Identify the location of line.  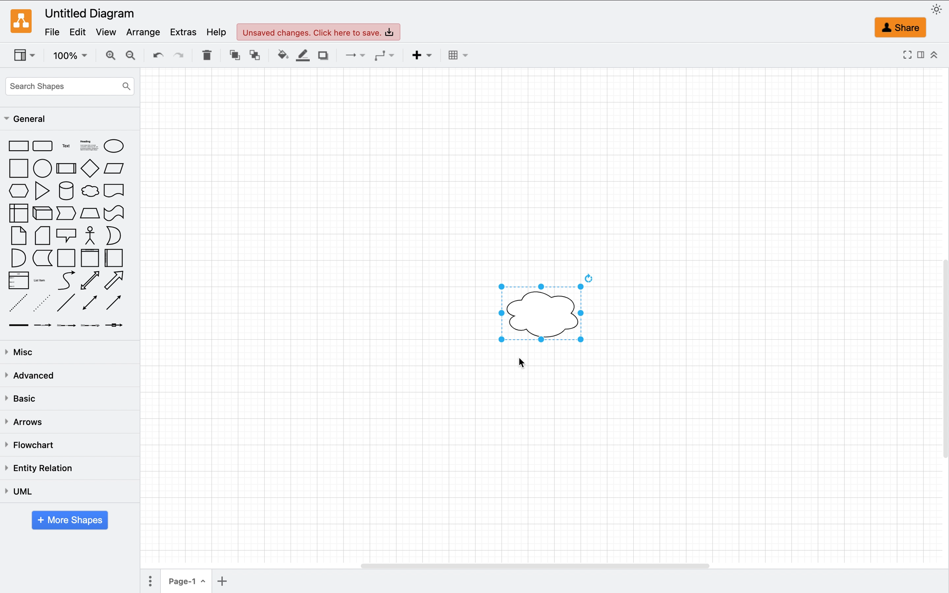
(65, 305).